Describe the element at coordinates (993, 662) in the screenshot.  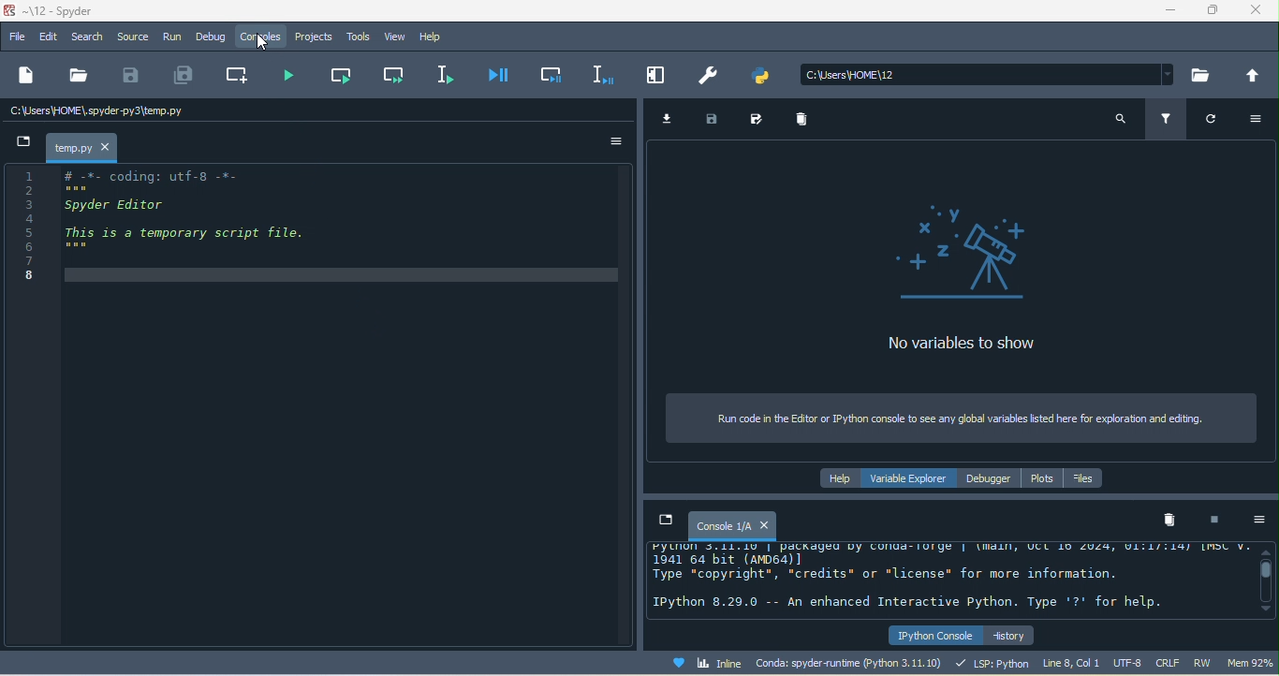
I see `lsp python` at that location.